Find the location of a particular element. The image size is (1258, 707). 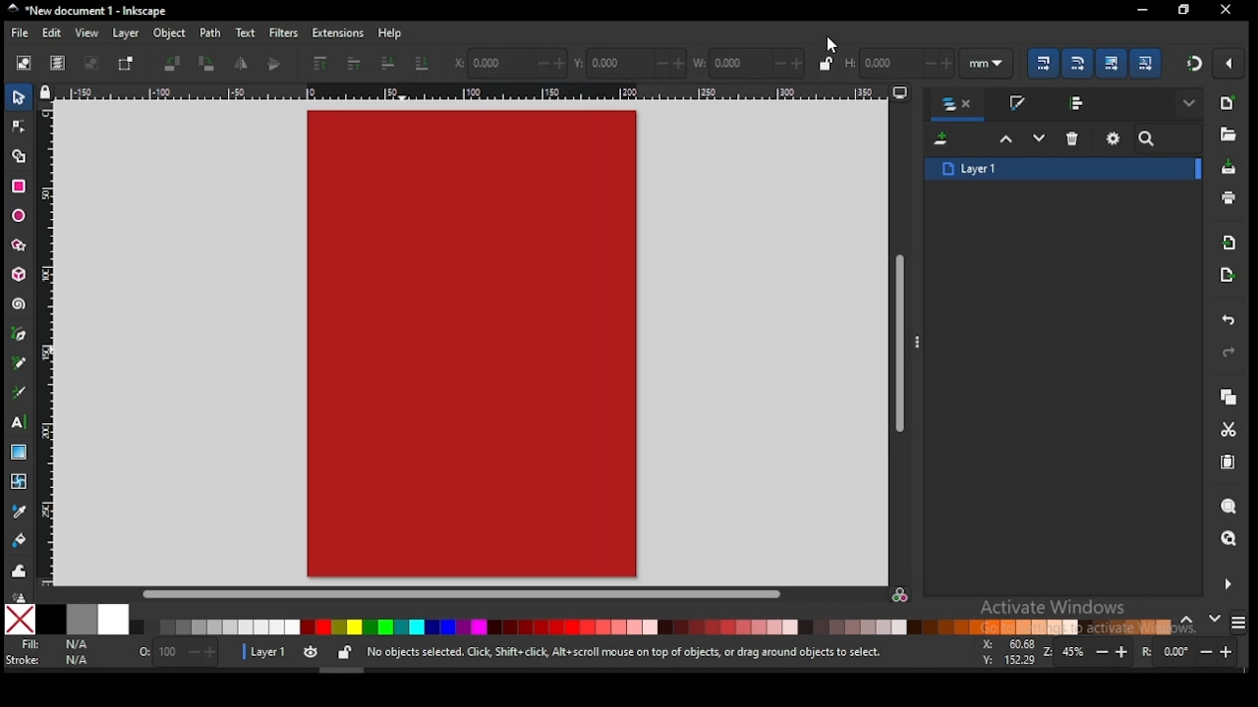

color modes is located at coordinates (1238, 623).